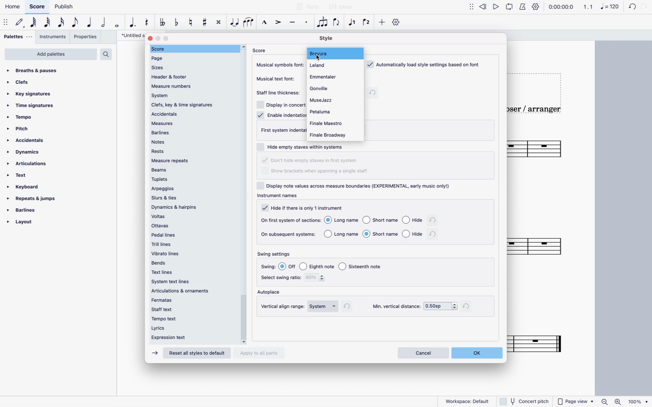 The height and width of the screenshot is (407, 652). Describe the element at coordinates (25, 211) in the screenshot. I see `barlines` at that location.